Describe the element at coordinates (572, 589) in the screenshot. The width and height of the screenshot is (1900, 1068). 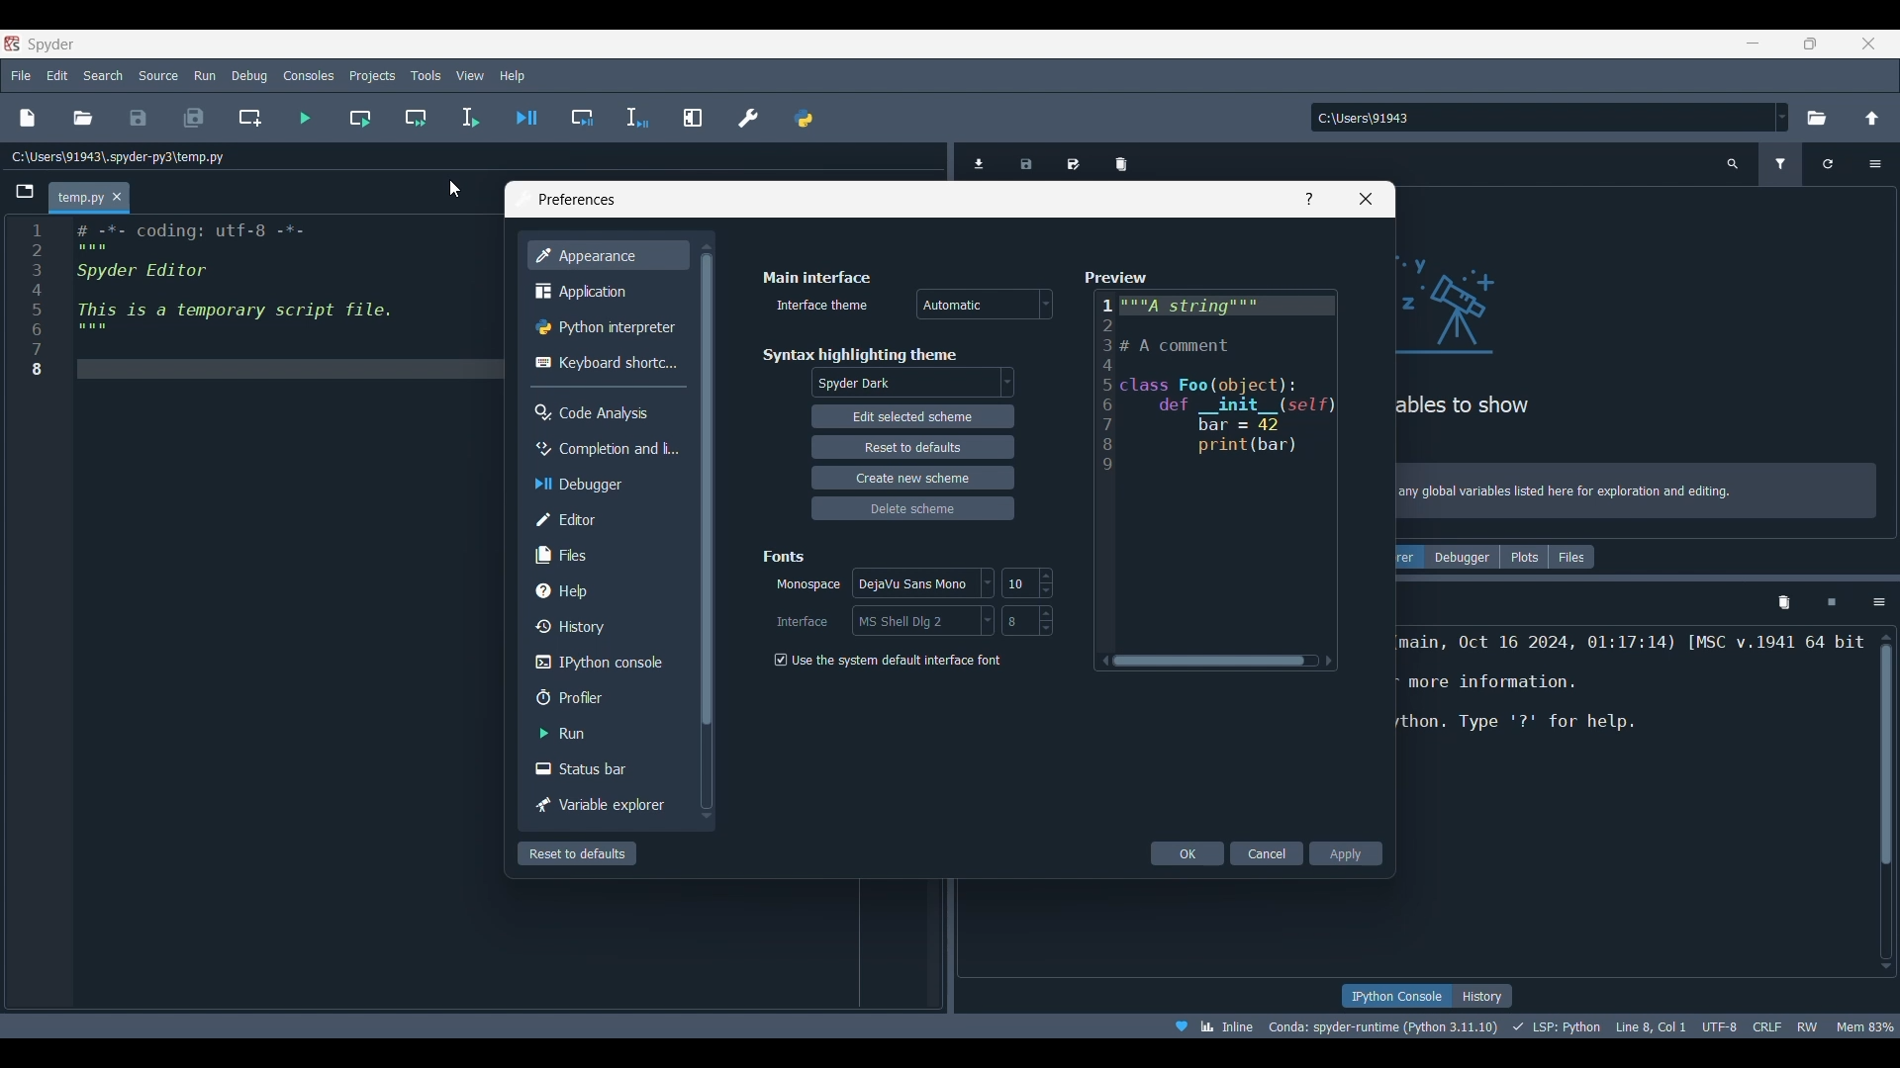
I see `help` at that location.